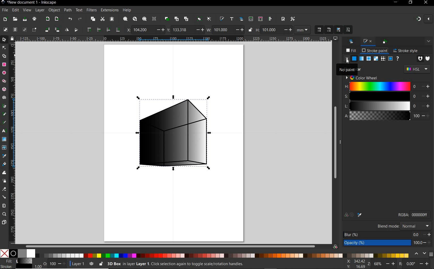 This screenshot has height=269, width=434. What do you see at coordinates (270, 19) in the screenshot?
I see `OPEN ALIGN AND DISTRIBUTE` at bounding box center [270, 19].